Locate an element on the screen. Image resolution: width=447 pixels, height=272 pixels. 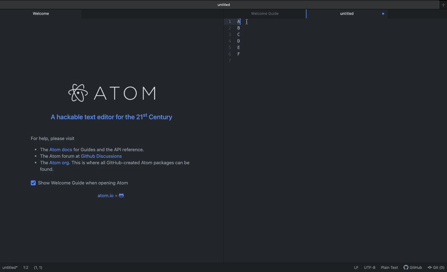
d is located at coordinates (240, 41).